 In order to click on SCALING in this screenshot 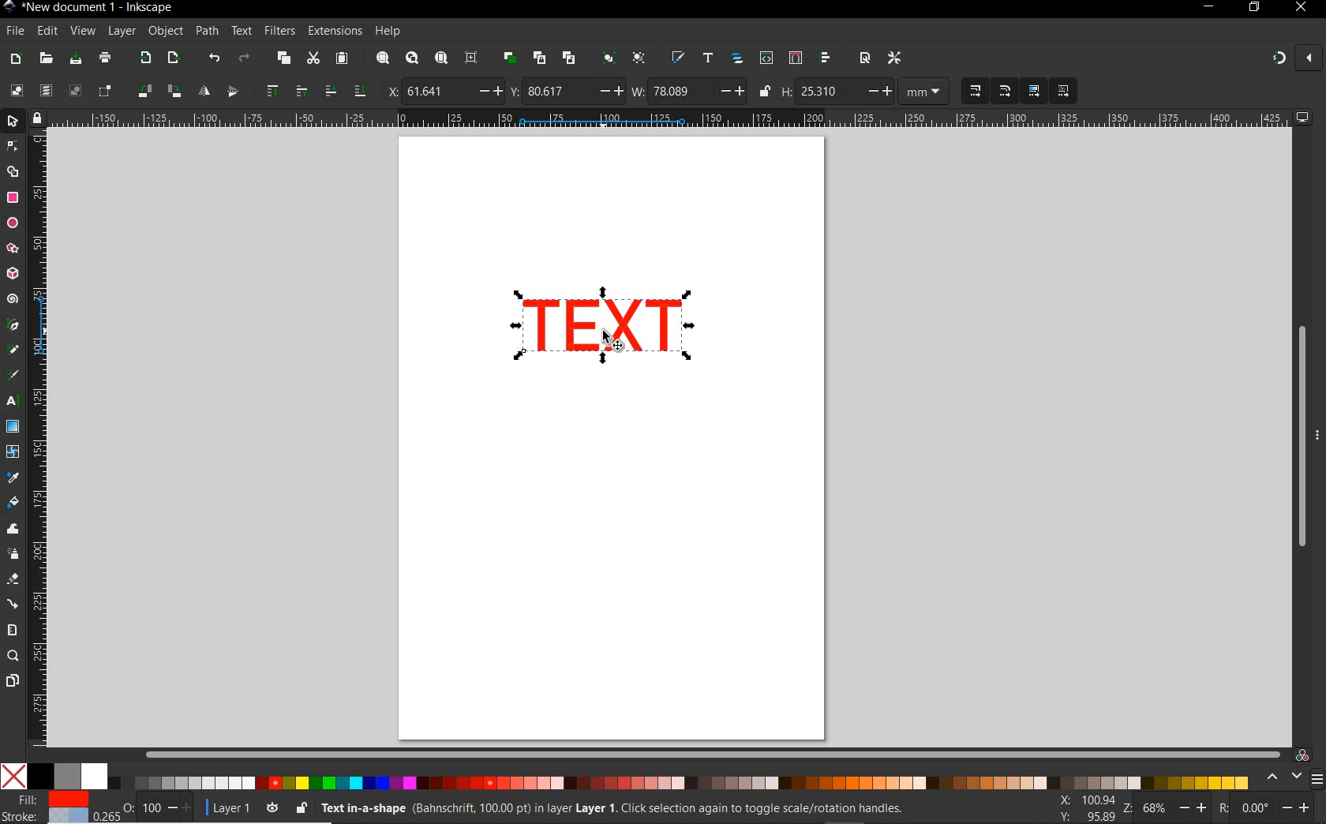, I will do `click(990, 92)`.